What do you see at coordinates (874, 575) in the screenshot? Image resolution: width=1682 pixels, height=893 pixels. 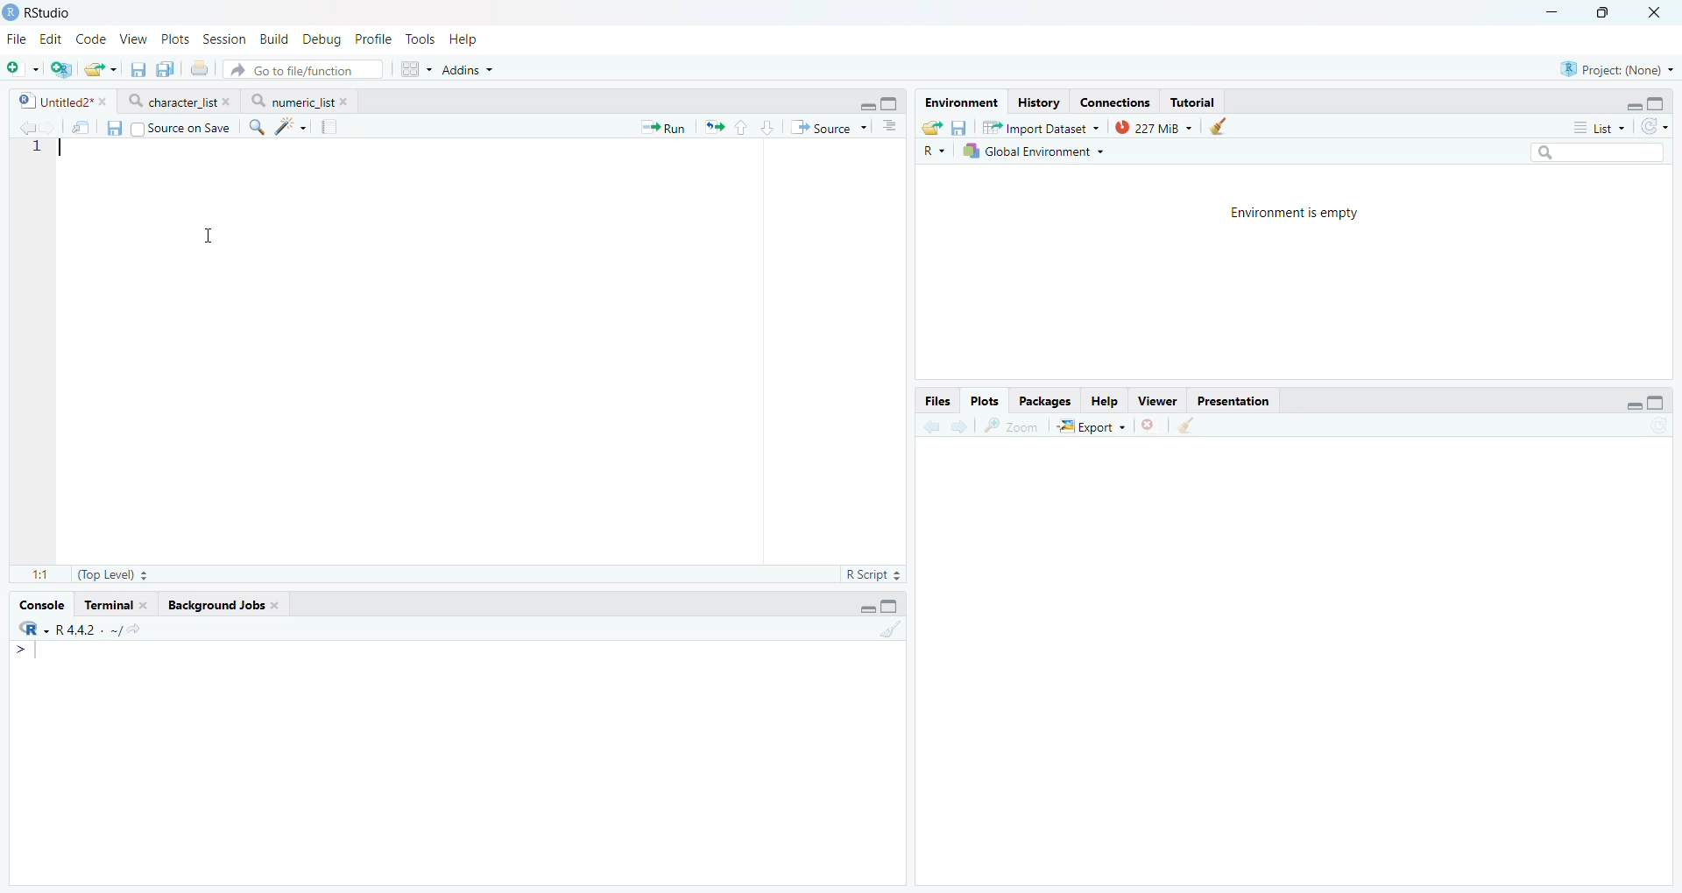 I see `R Script` at bounding box center [874, 575].